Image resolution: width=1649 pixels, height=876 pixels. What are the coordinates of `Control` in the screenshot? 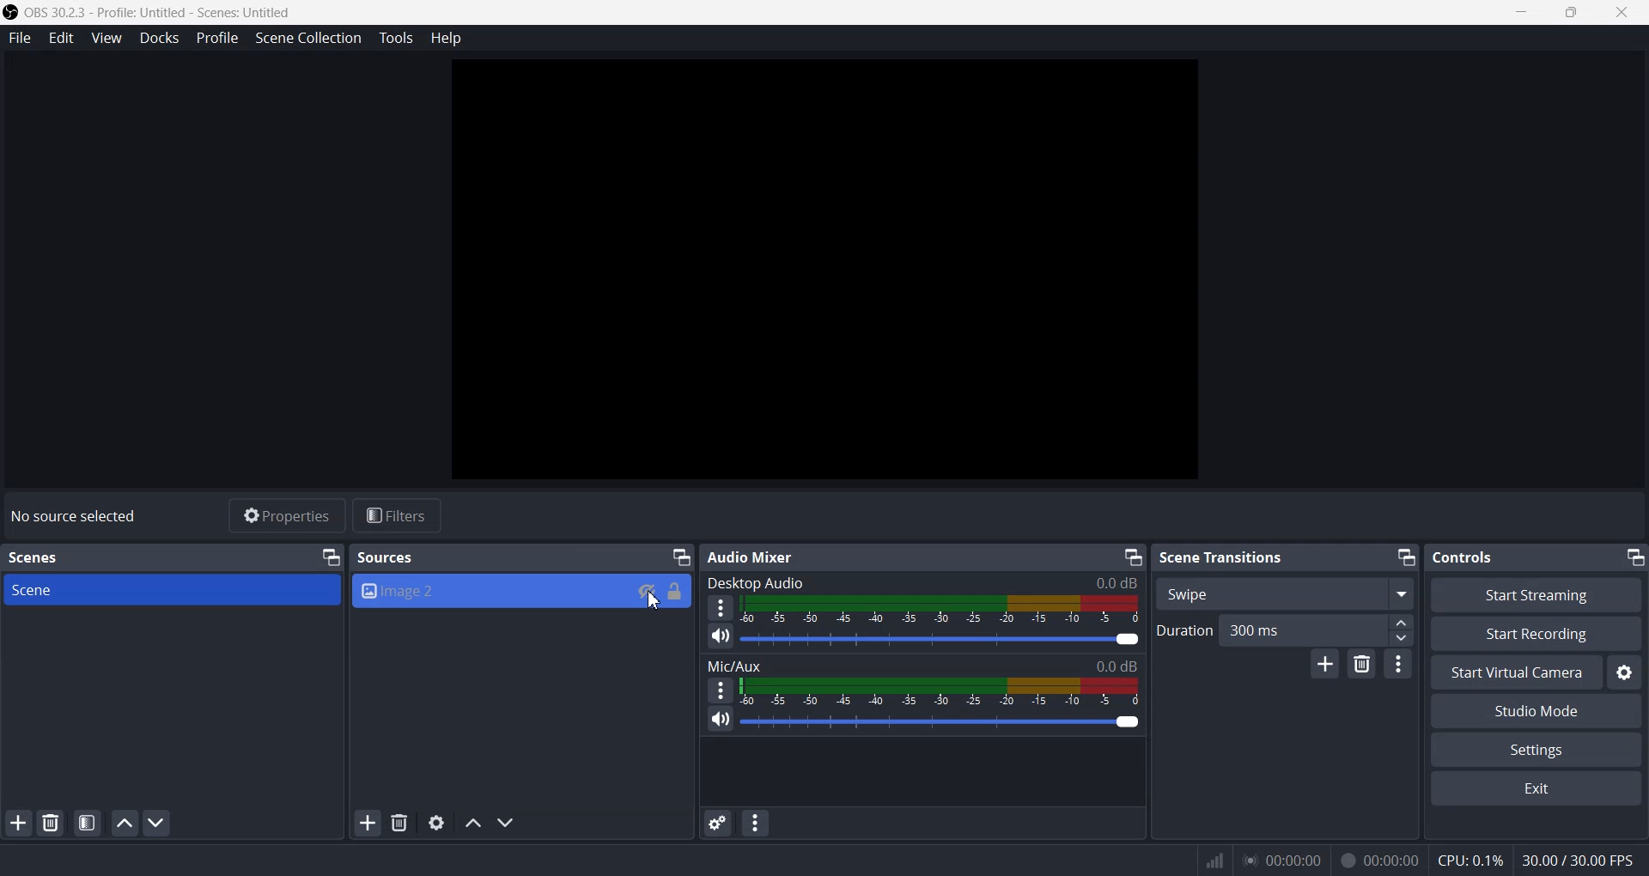 It's located at (1468, 558).